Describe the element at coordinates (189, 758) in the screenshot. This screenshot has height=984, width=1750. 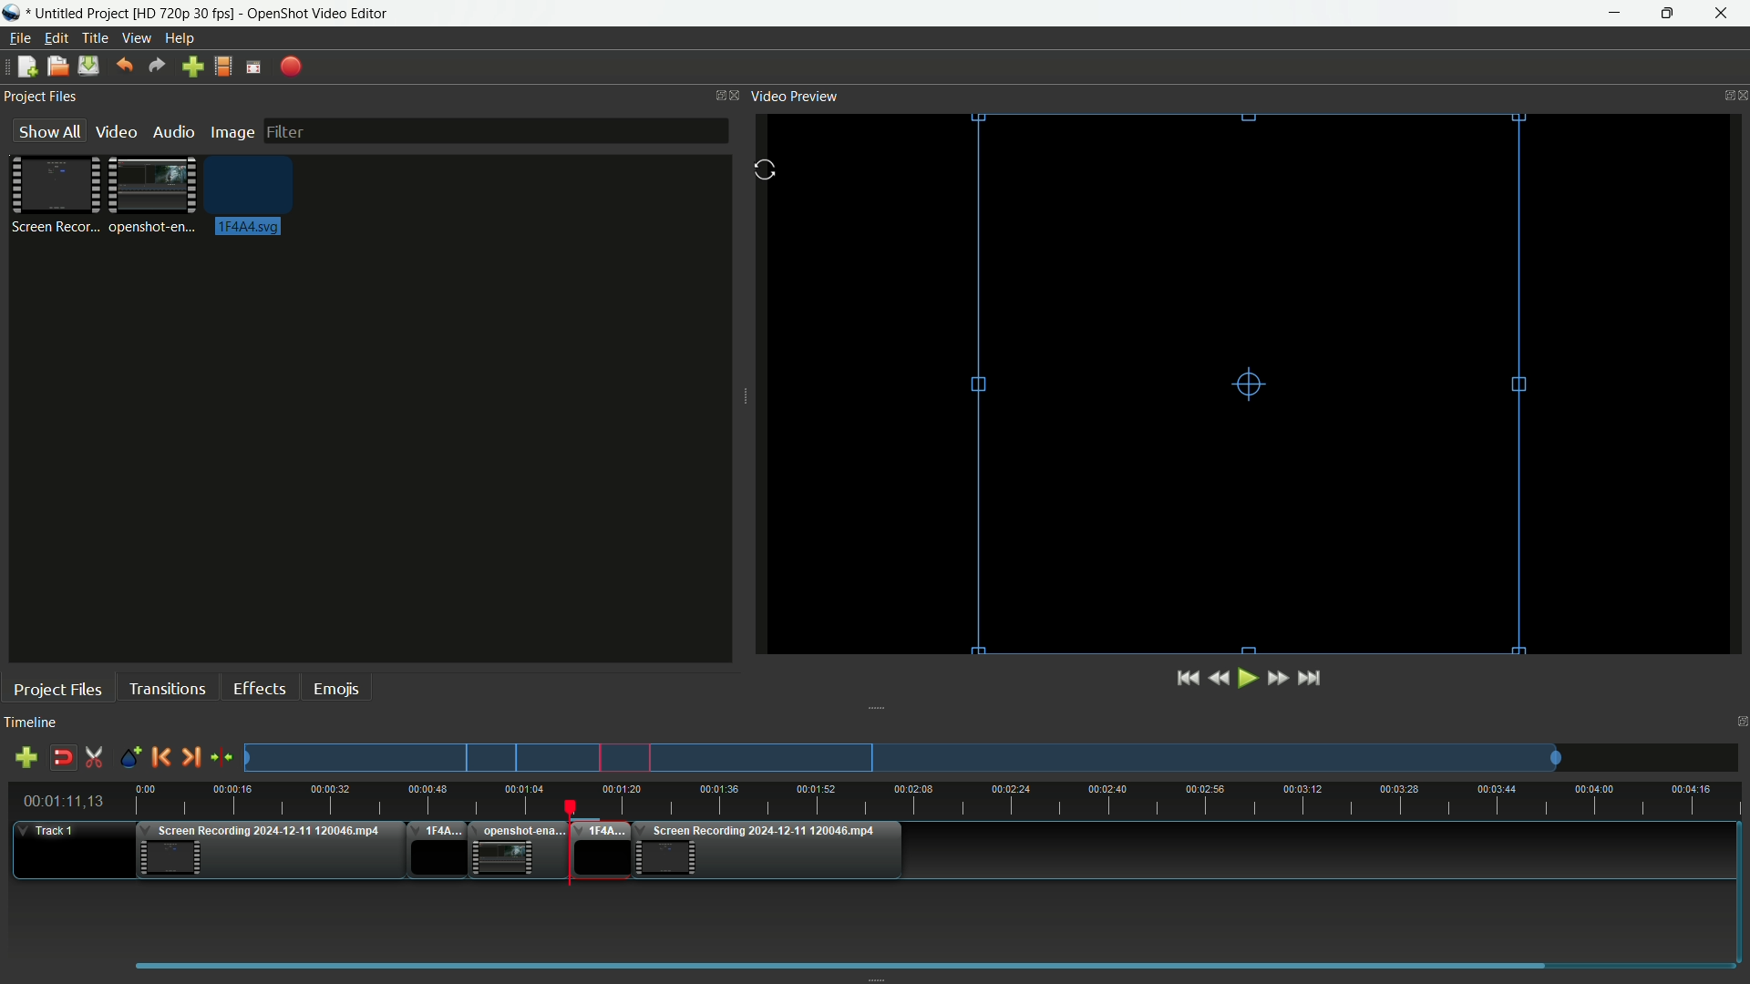
I see `Next marker` at that location.